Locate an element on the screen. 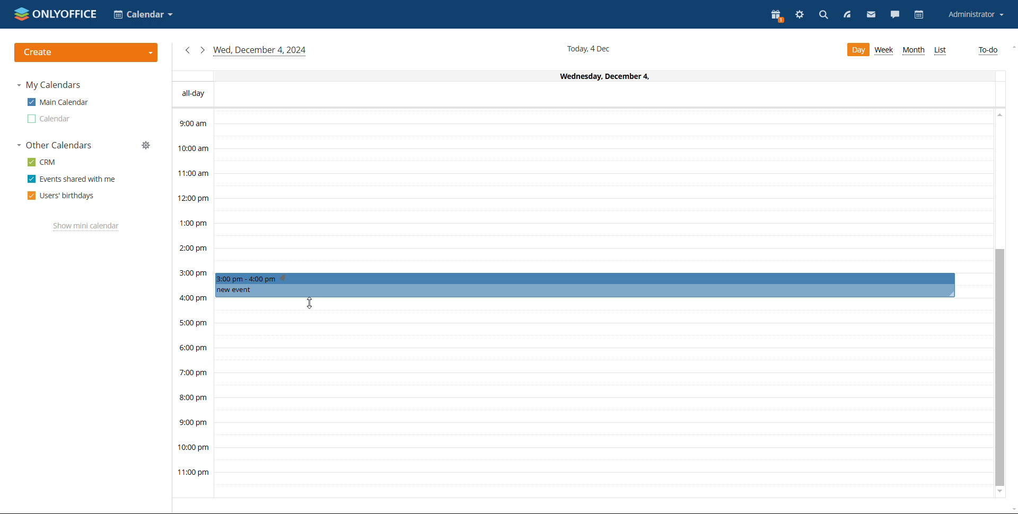 The width and height of the screenshot is (1018, 514). list view is located at coordinates (940, 51).